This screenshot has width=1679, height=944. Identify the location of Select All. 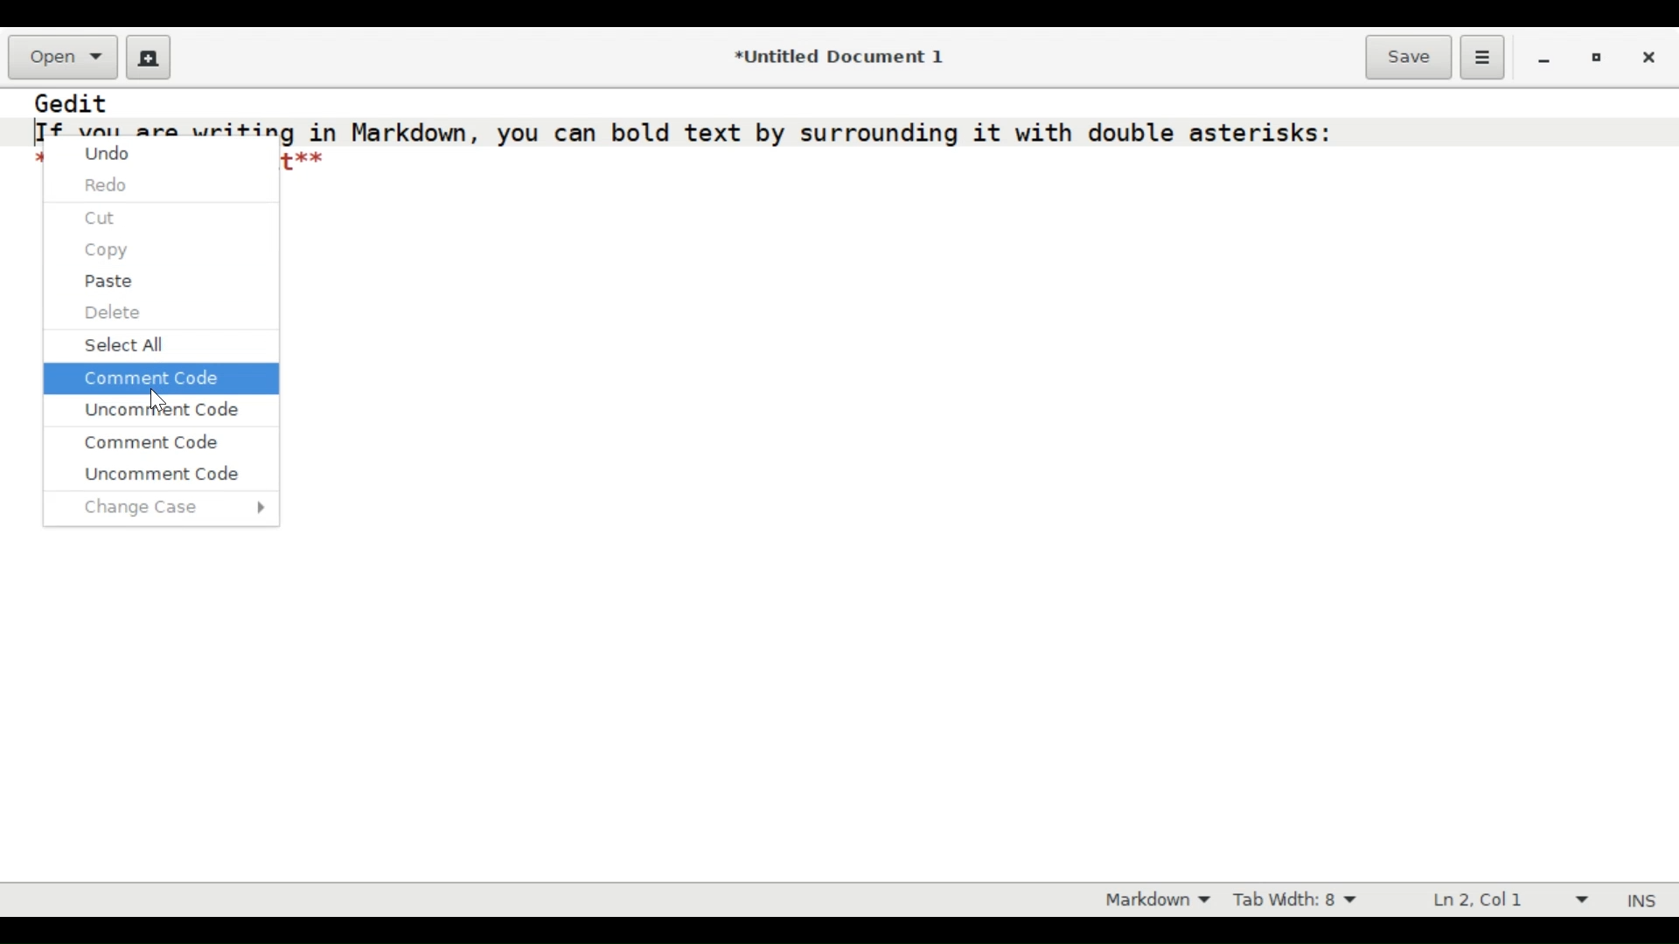
(132, 345).